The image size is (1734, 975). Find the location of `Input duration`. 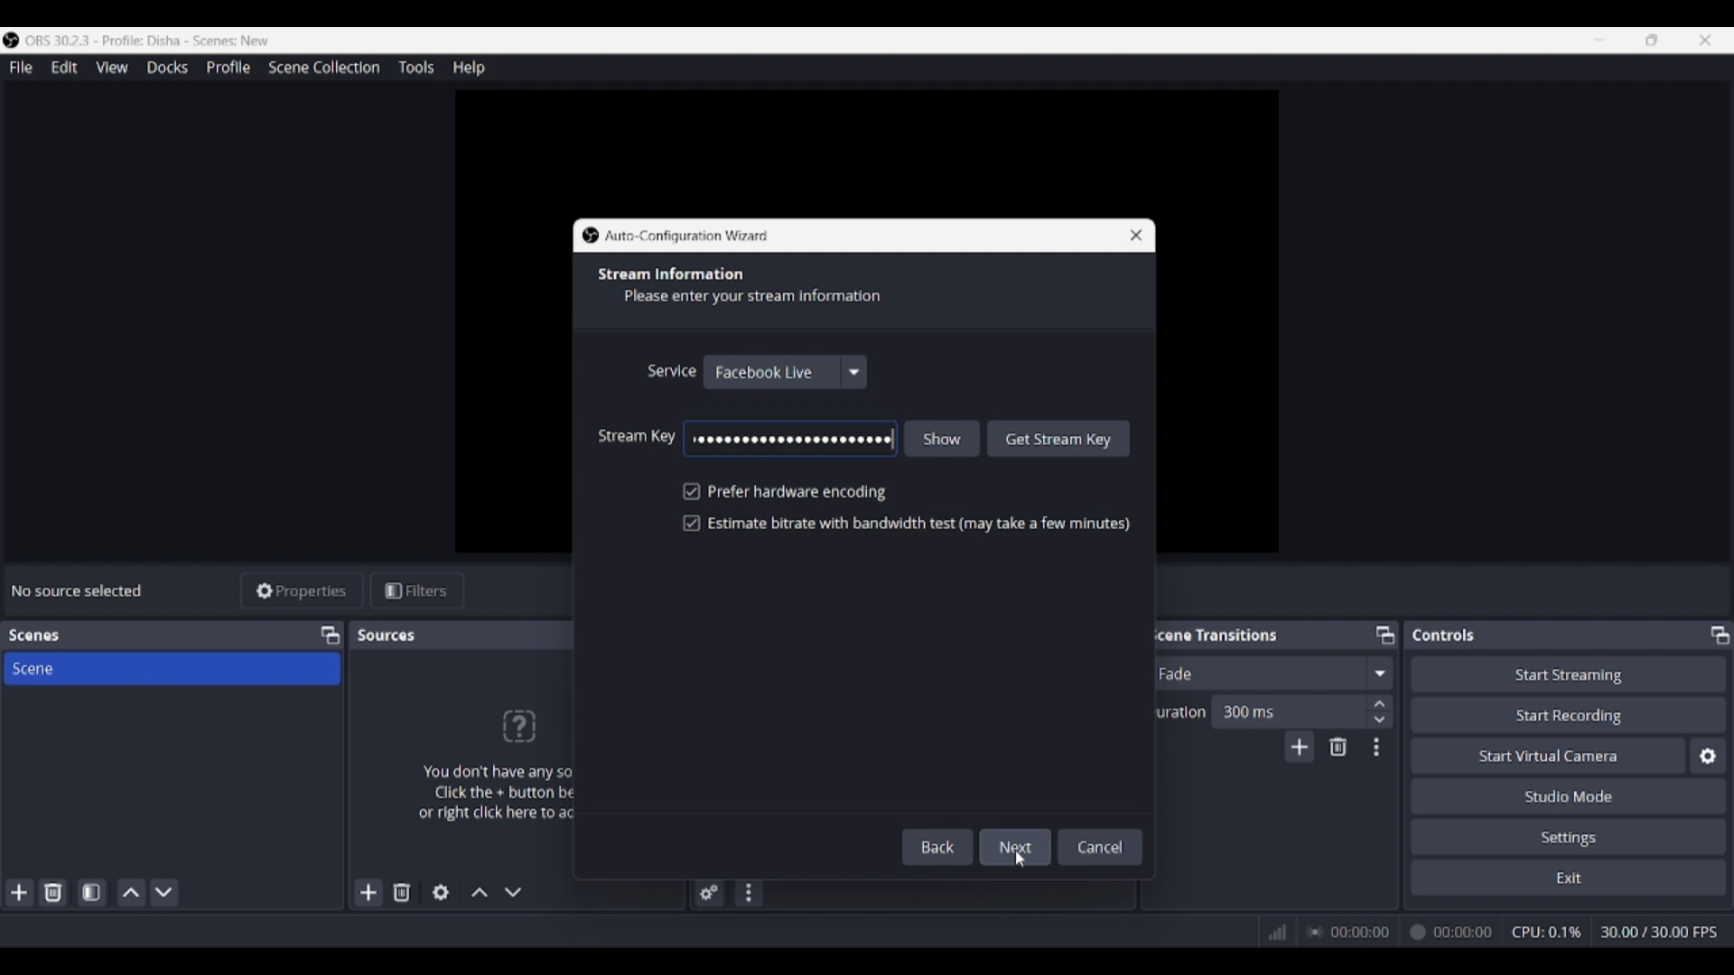

Input duration is located at coordinates (1287, 710).